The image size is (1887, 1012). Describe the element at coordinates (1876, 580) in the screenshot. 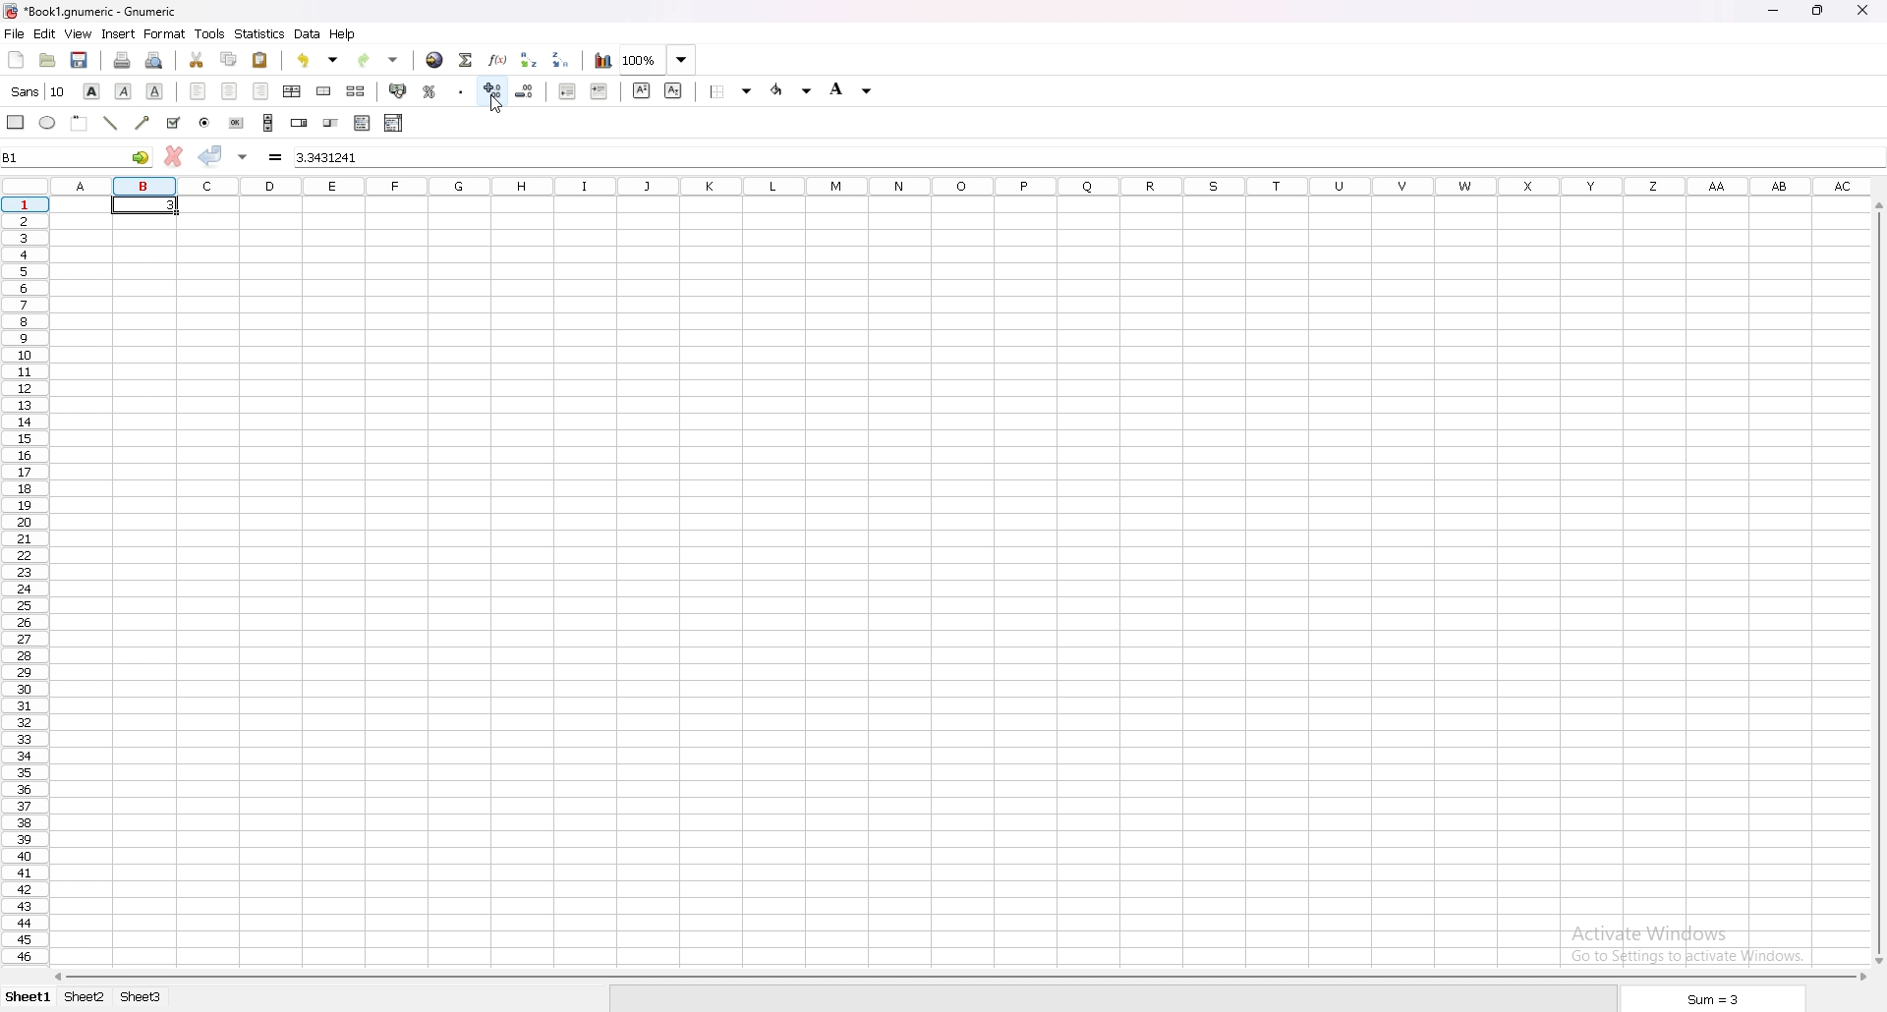

I see `scroll bar` at that location.